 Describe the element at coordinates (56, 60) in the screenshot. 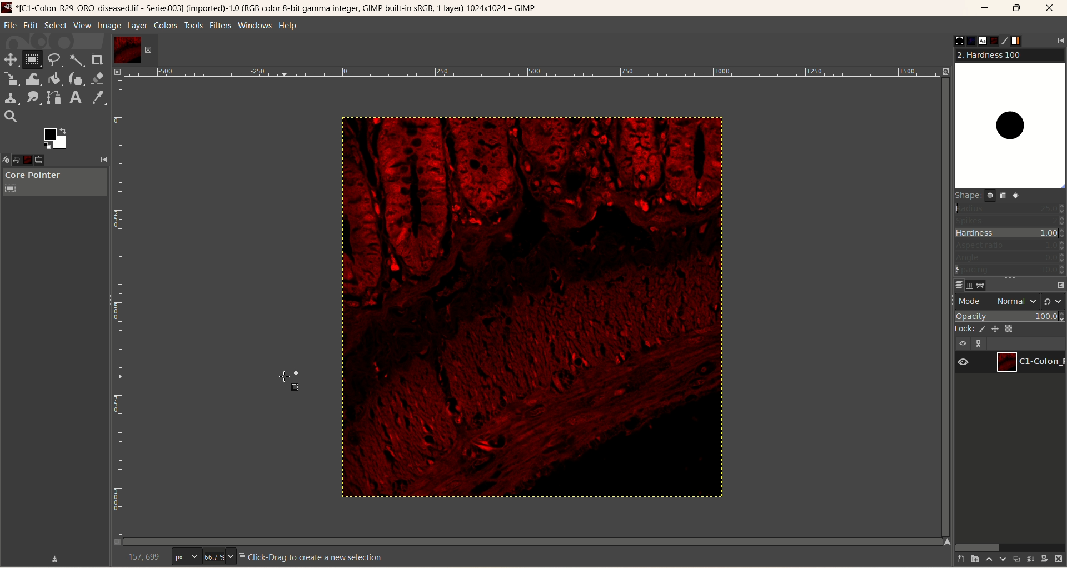

I see `free select tool` at that location.